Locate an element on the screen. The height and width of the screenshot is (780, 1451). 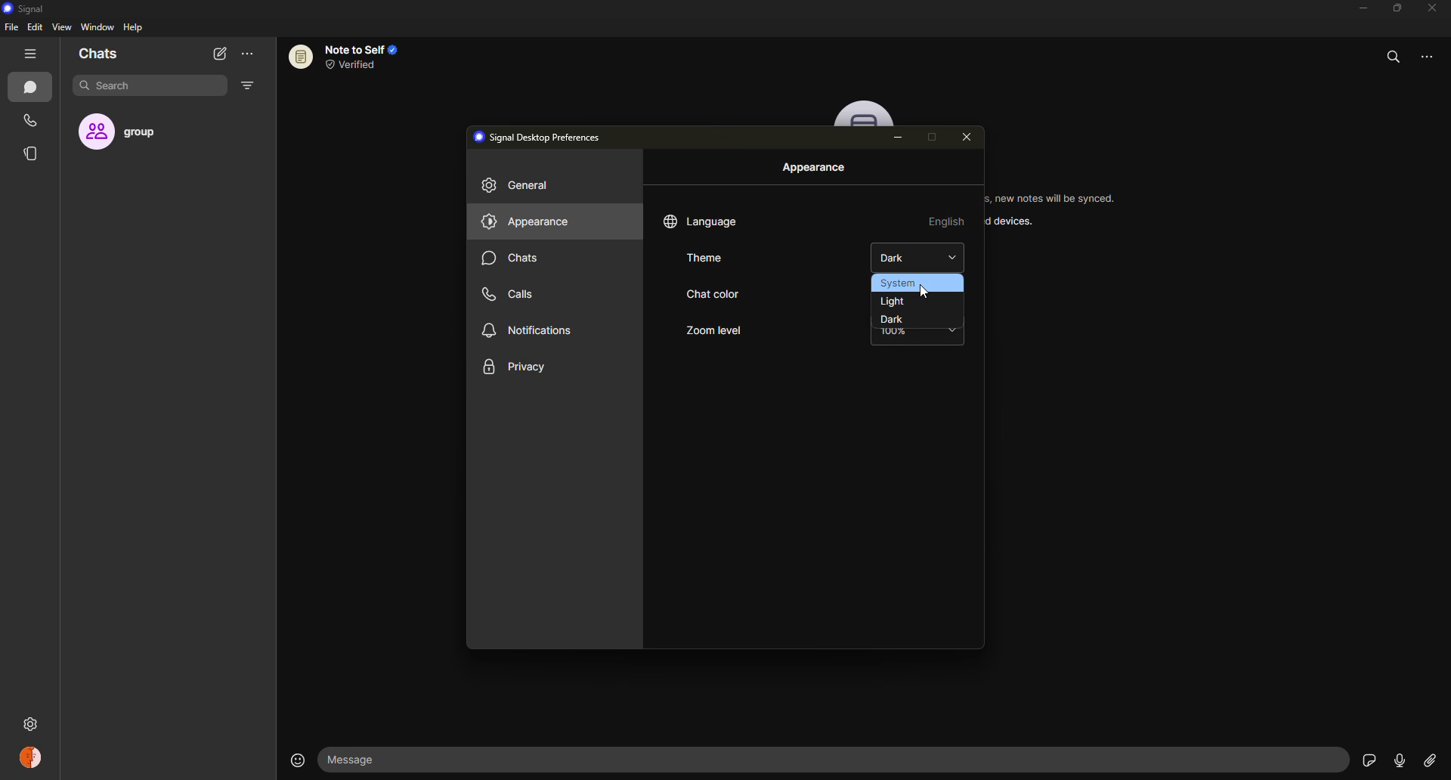
stories is located at coordinates (35, 153).